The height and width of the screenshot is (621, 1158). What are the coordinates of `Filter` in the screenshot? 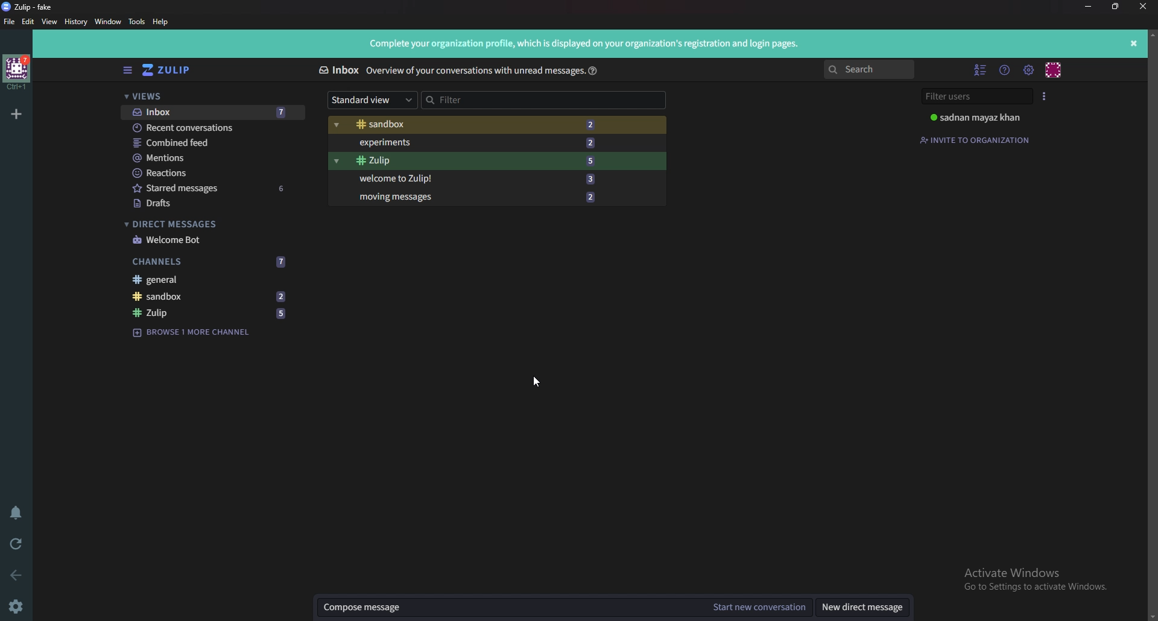 It's located at (536, 100).